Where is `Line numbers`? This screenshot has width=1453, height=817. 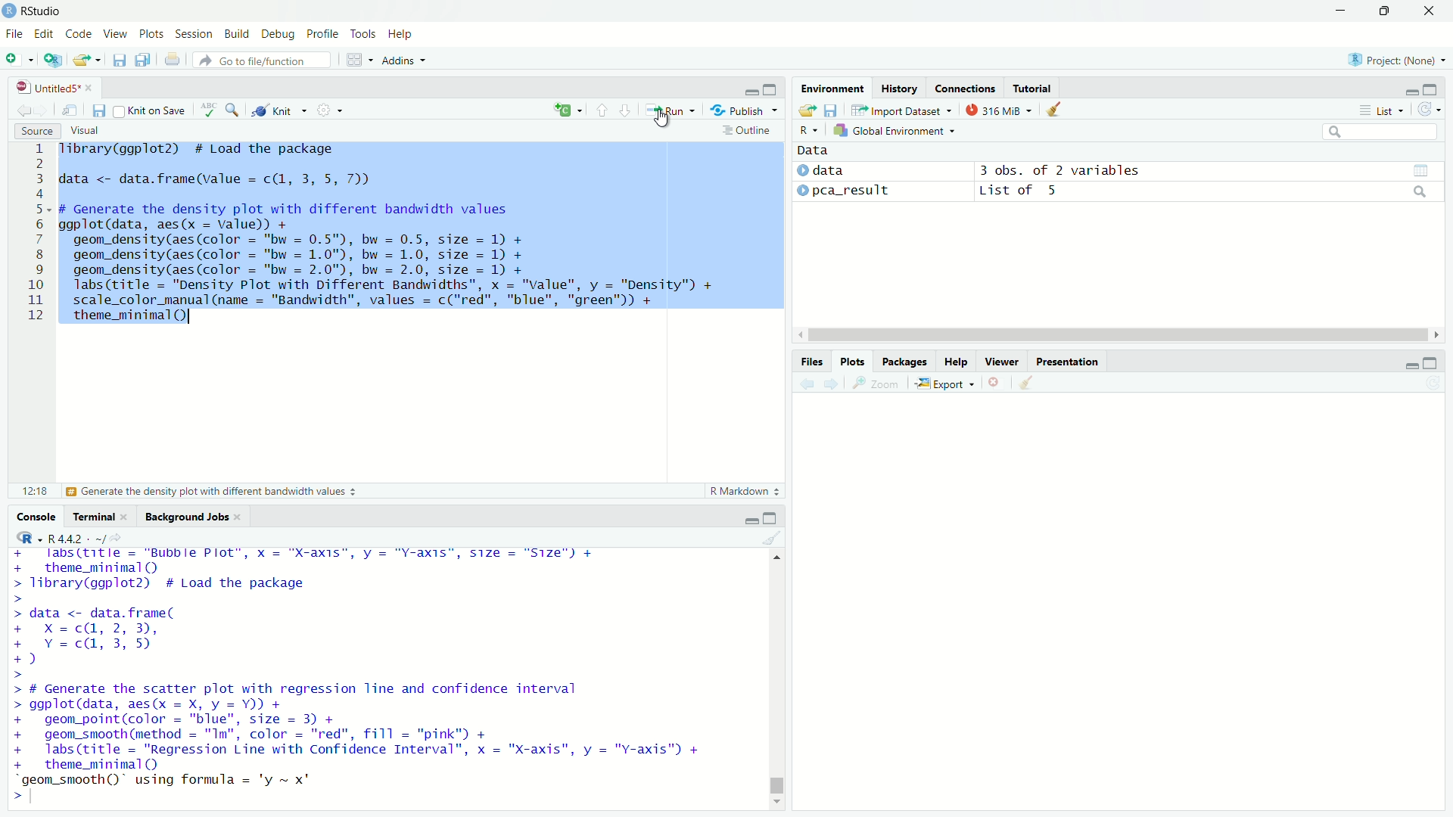 Line numbers is located at coordinates (32, 235).